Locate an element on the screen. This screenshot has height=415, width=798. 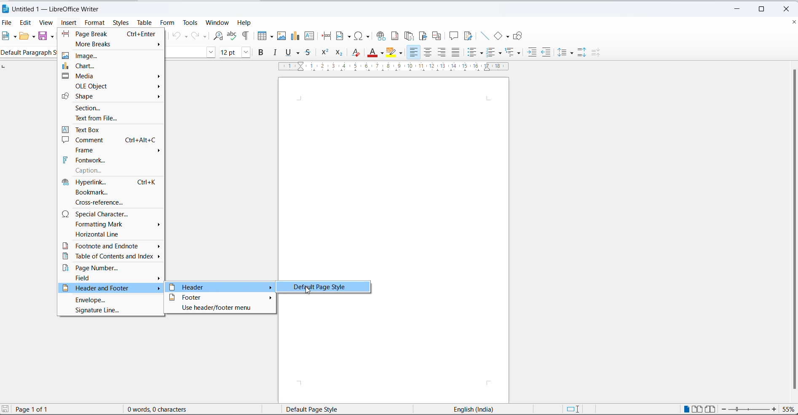
text align left is located at coordinates (414, 53).